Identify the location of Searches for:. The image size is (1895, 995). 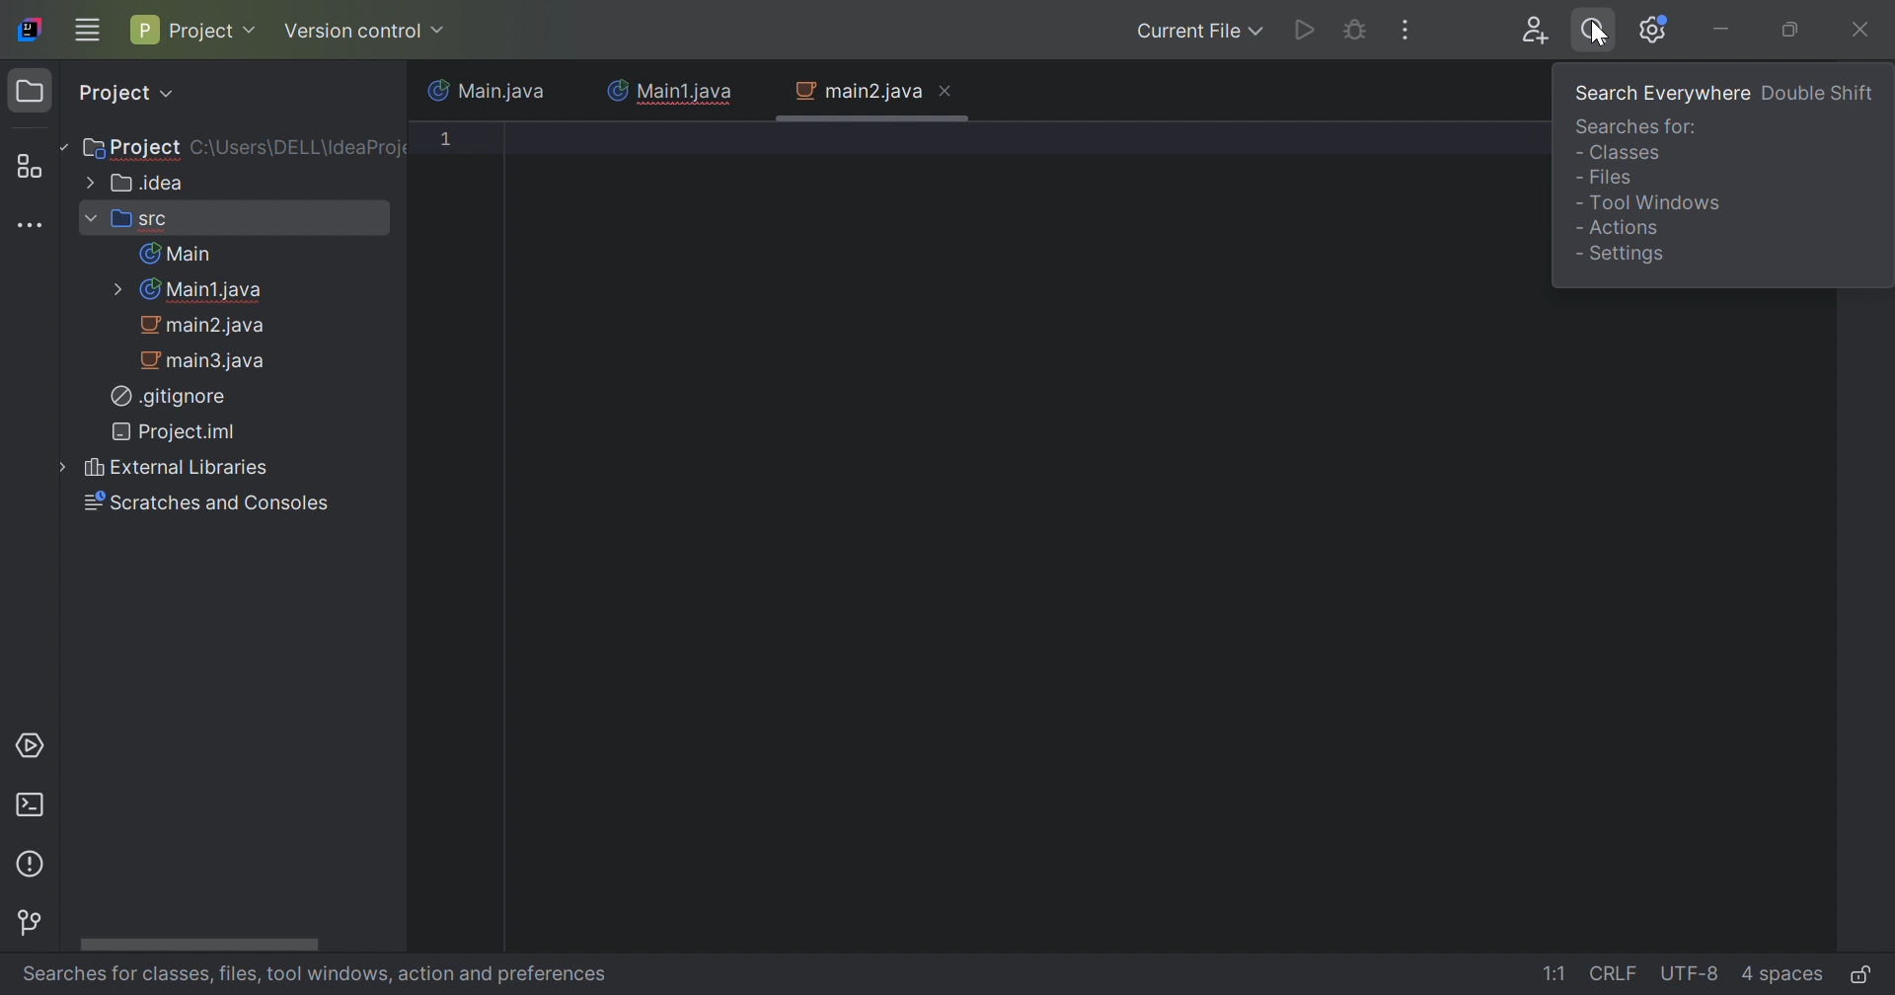
(1638, 126).